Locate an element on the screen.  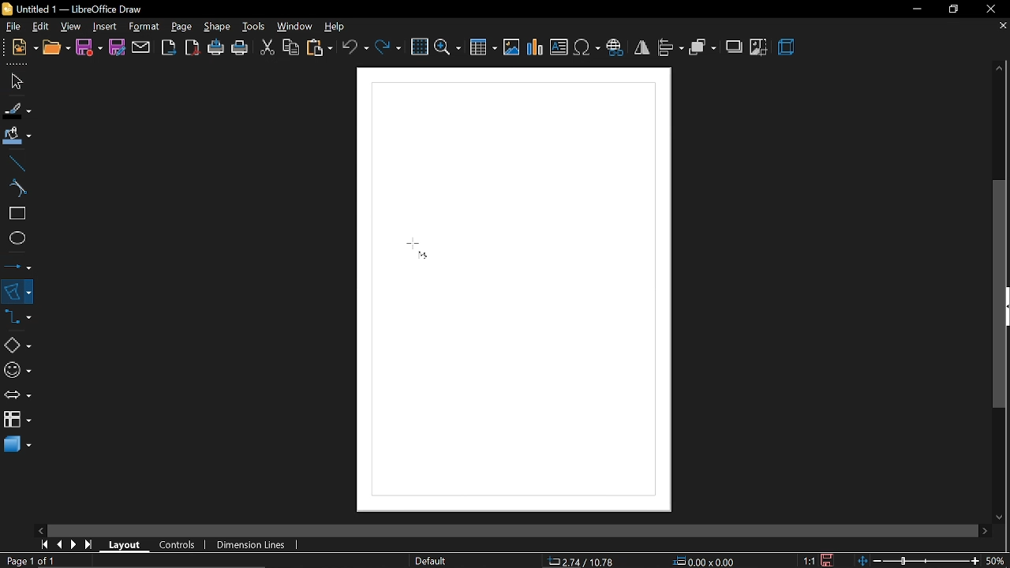
logo Libre is located at coordinates (9, 9).